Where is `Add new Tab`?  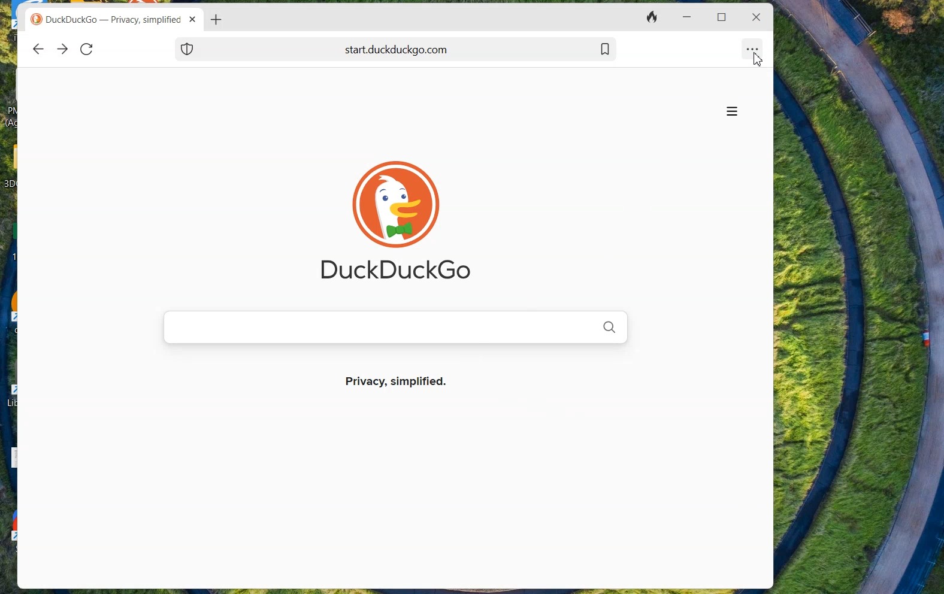
Add new Tab is located at coordinates (217, 19).